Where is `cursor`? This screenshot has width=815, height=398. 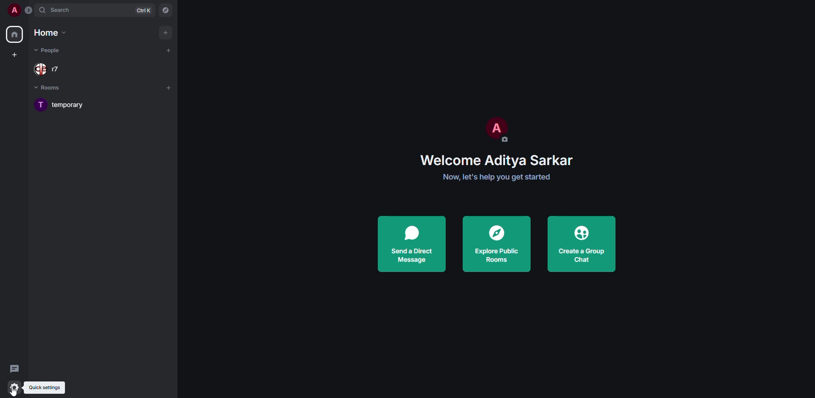
cursor is located at coordinates (14, 391).